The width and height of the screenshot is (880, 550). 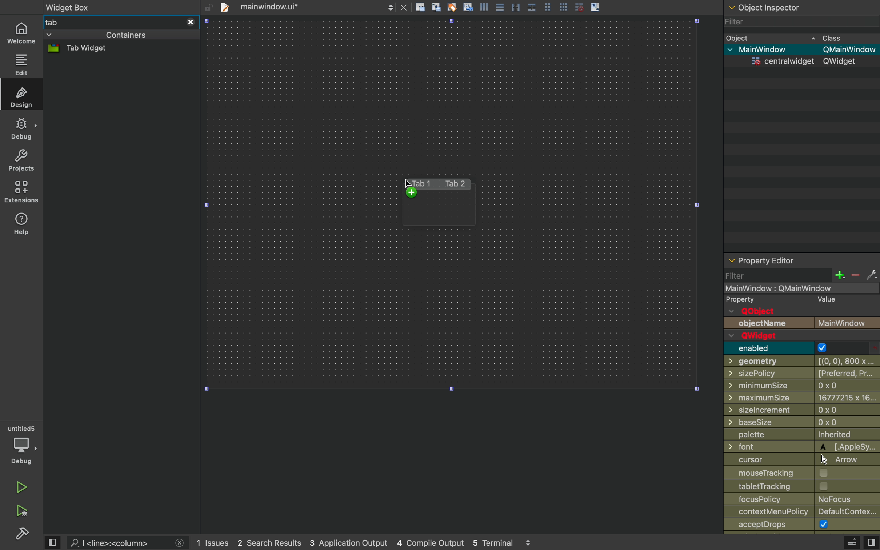 What do you see at coordinates (467, 6) in the screenshot?
I see `insert text ` at bounding box center [467, 6].